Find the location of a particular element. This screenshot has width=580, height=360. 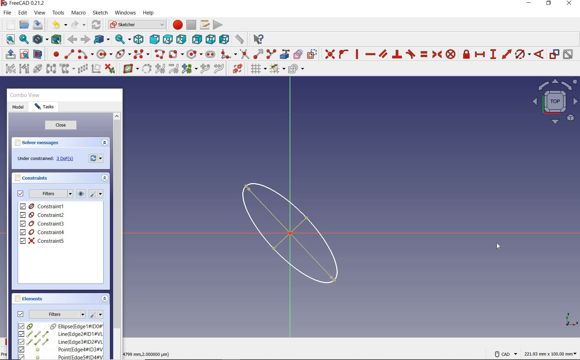

bounding box is located at coordinates (57, 39).